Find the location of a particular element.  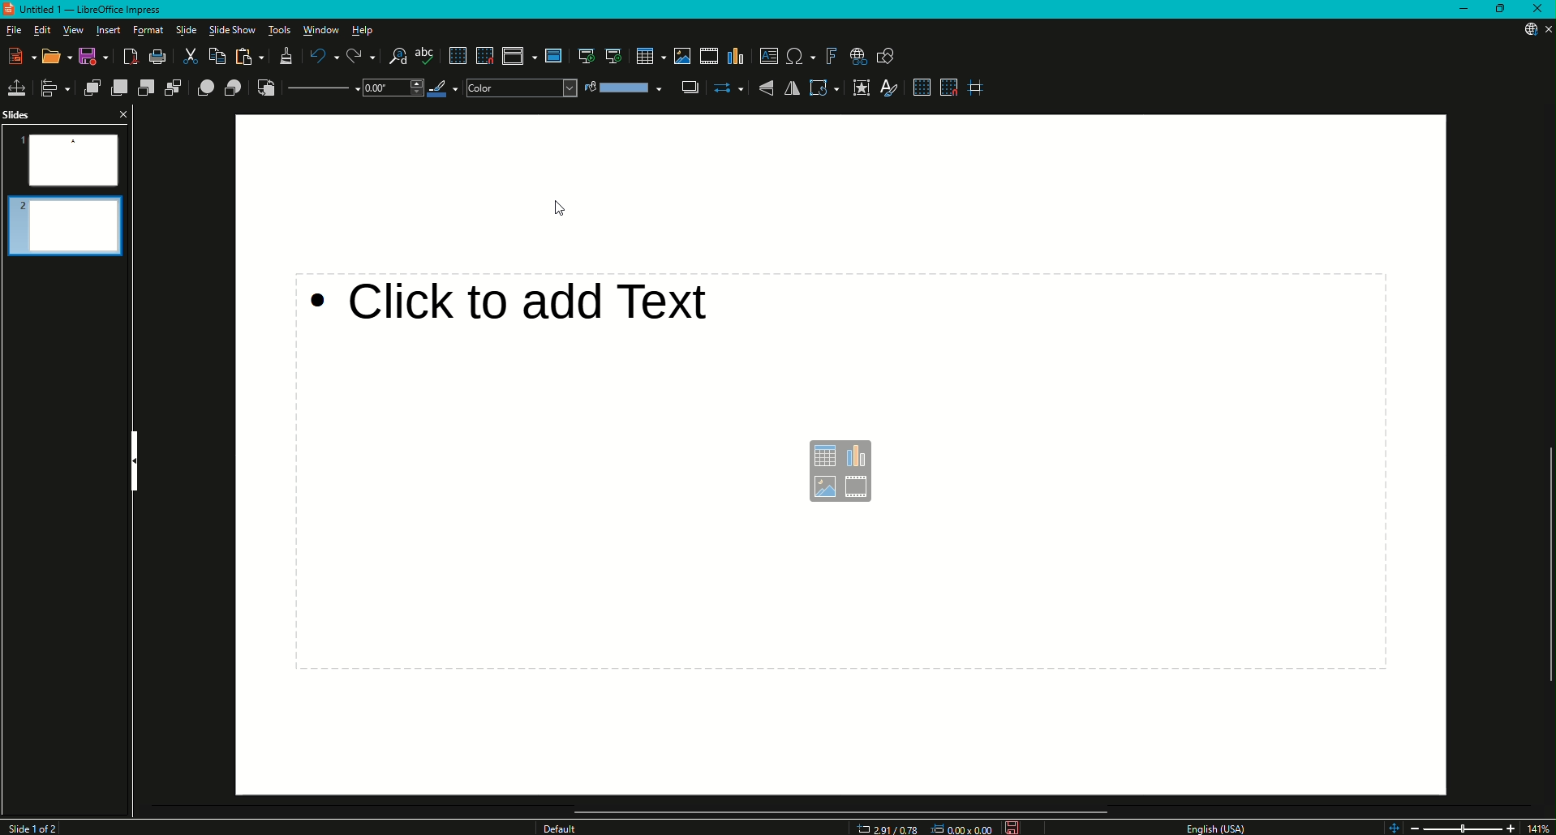

Copy is located at coordinates (212, 56).